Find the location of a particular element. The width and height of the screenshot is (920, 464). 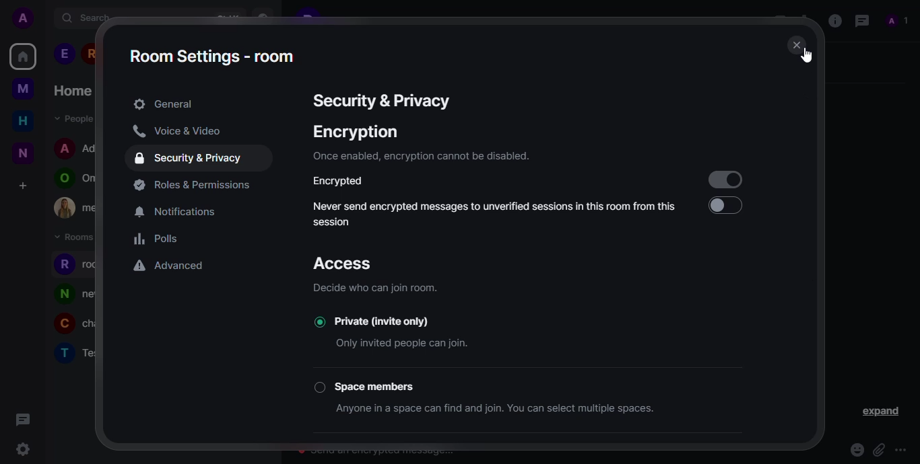

roles is located at coordinates (195, 185).